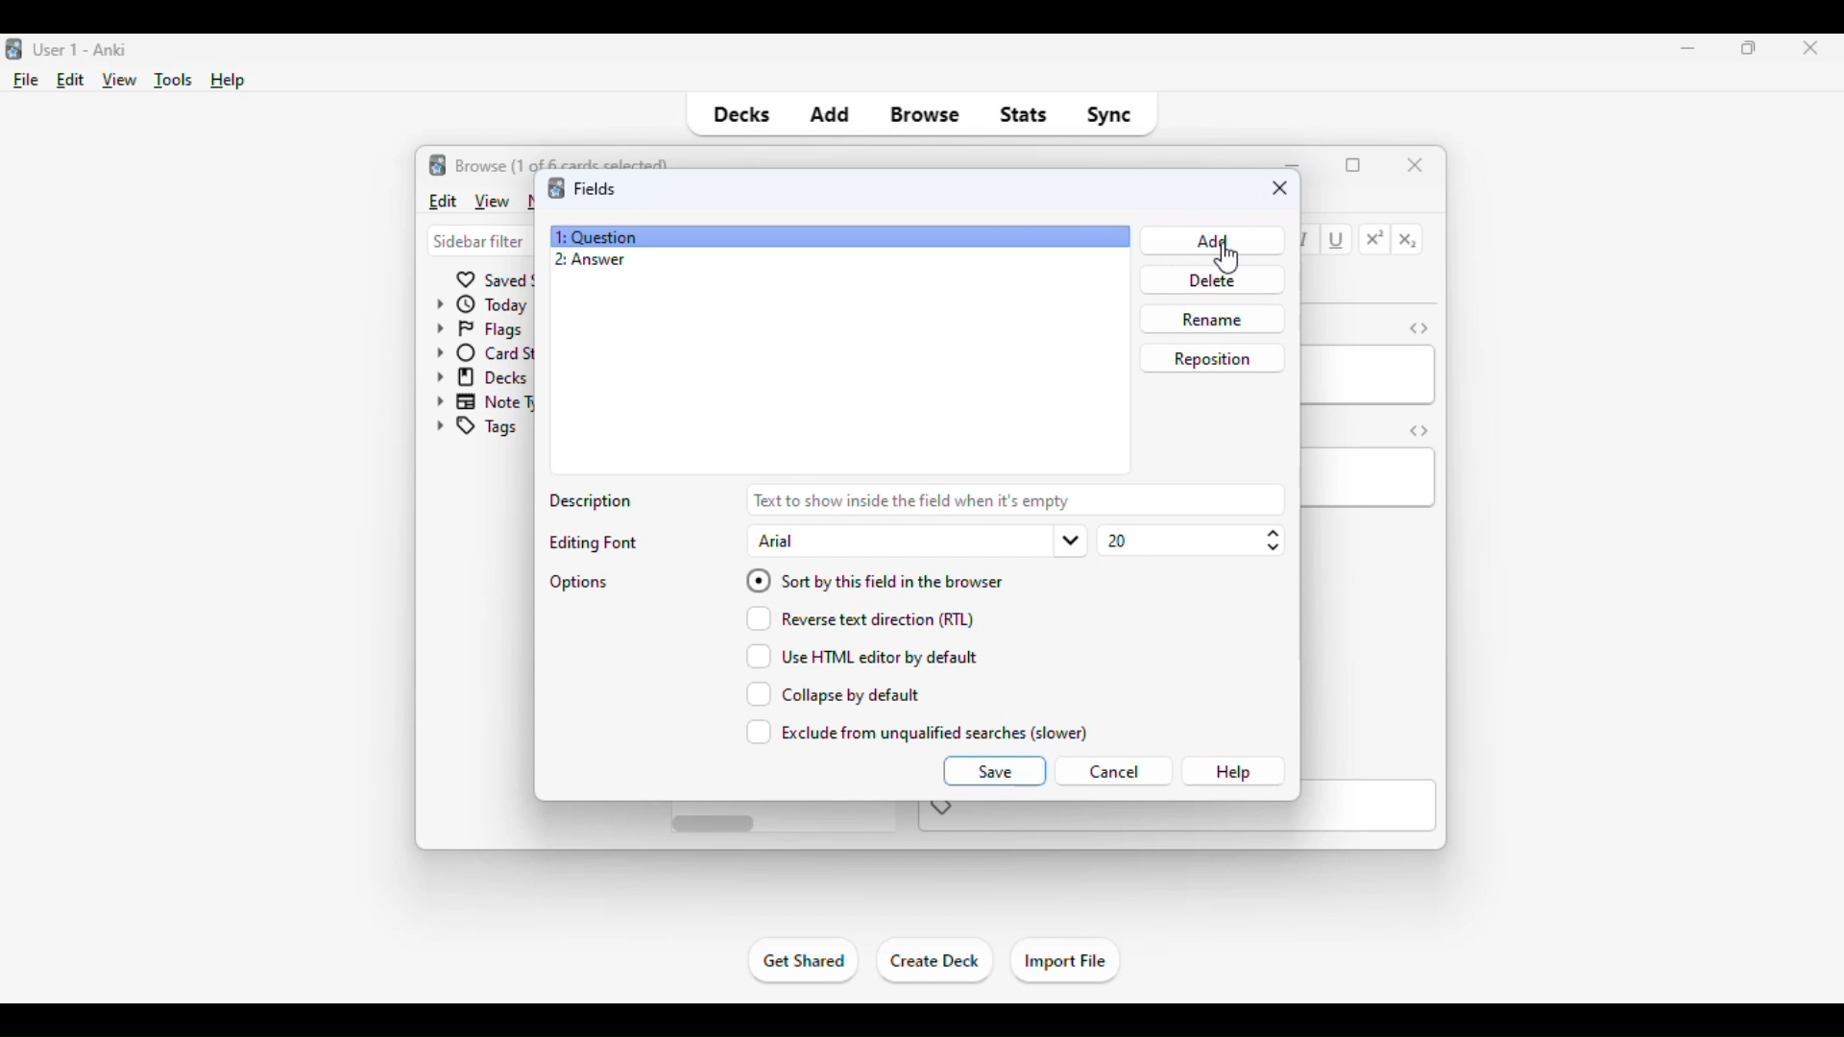 The height and width of the screenshot is (1037, 1844). I want to click on import file, so click(1064, 962).